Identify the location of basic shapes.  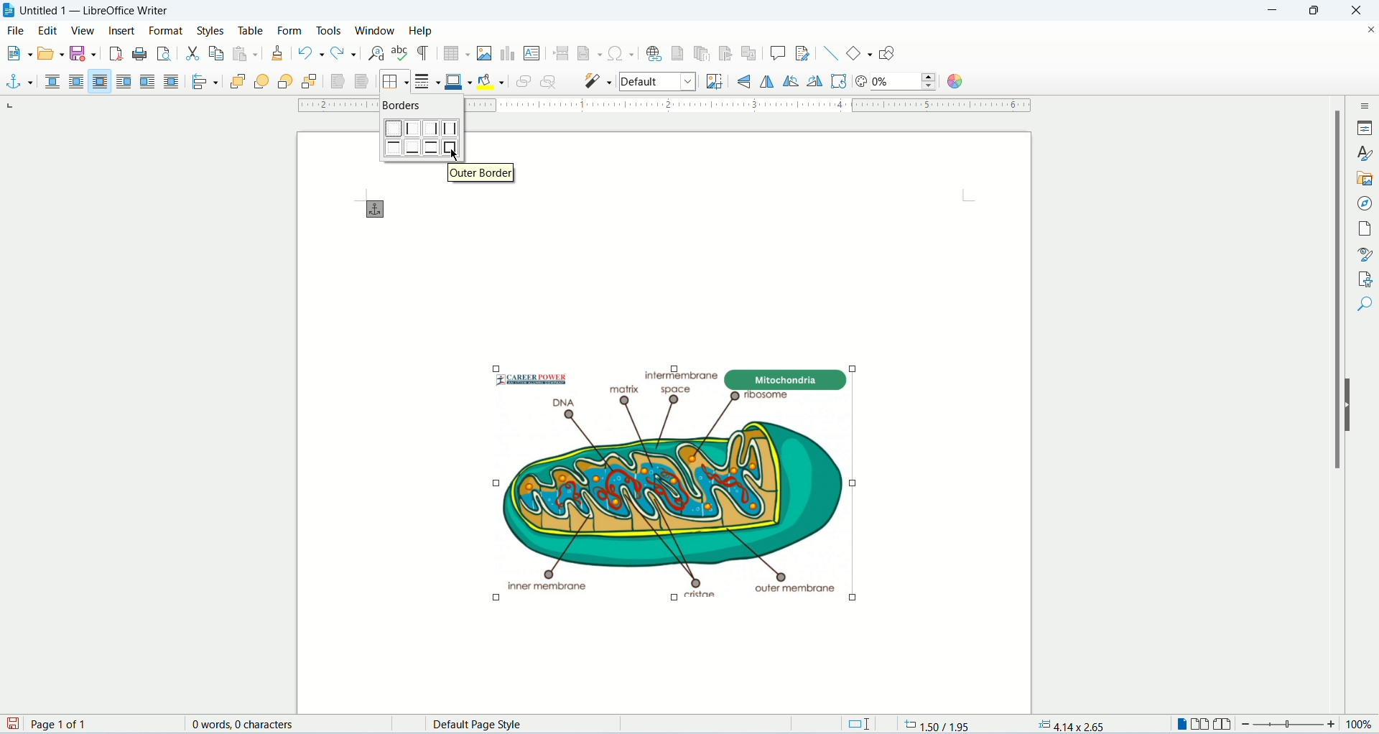
(860, 53).